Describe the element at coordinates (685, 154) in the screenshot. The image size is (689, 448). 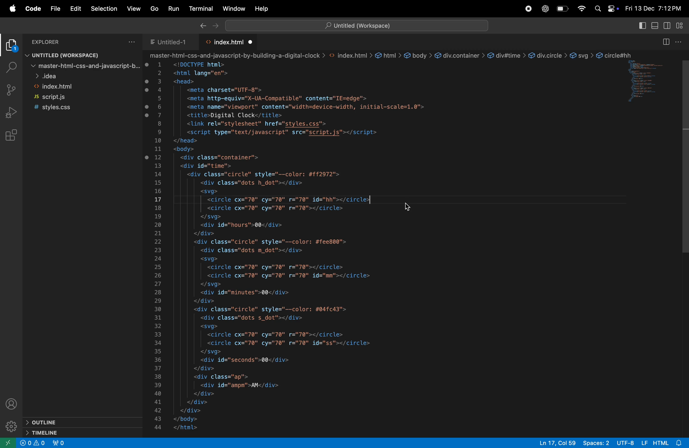
I see `Vertical scroll bar` at that location.